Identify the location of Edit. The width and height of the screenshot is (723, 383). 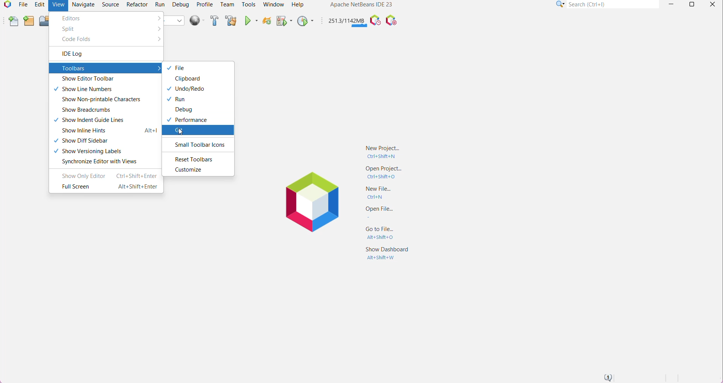
(39, 5).